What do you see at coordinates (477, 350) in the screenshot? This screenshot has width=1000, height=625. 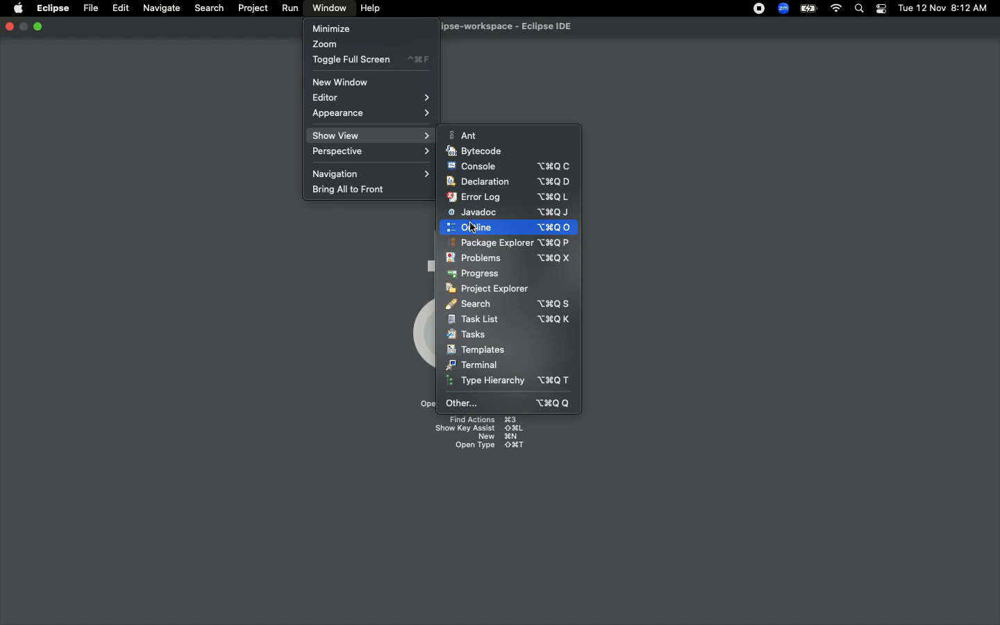 I see `Templates` at bounding box center [477, 350].